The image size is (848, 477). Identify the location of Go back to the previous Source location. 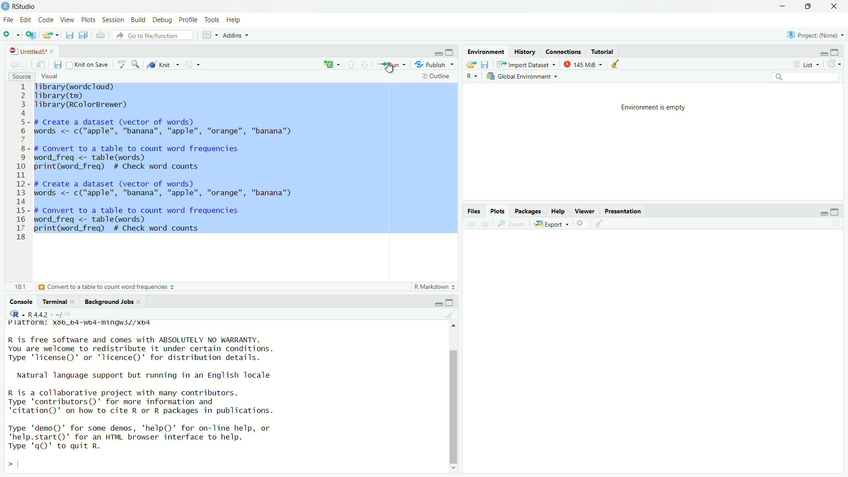
(13, 65).